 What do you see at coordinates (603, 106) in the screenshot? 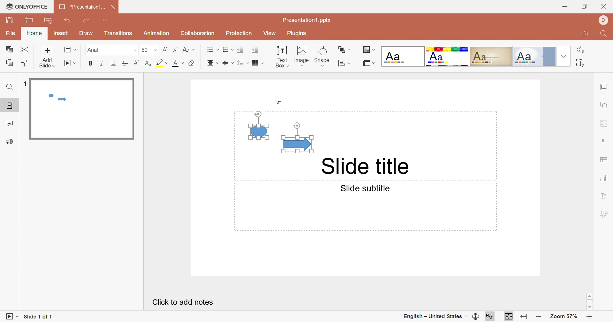
I see `shape settings` at bounding box center [603, 106].